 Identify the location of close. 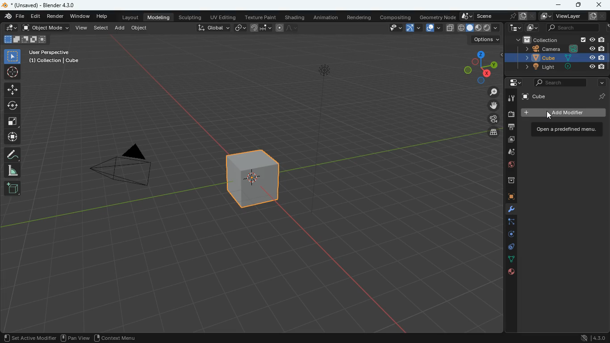
(600, 4).